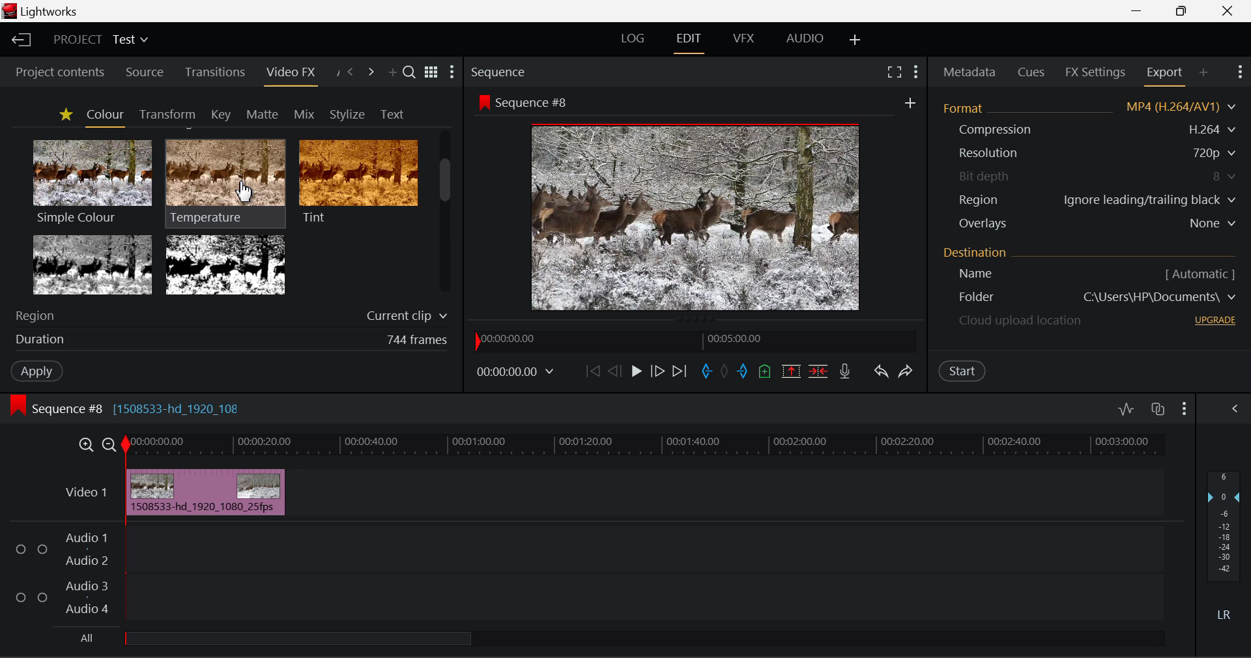  What do you see at coordinates (689, 42) in the screenshot?
I see `EDIT Layout` at bounding box center [689, 42].